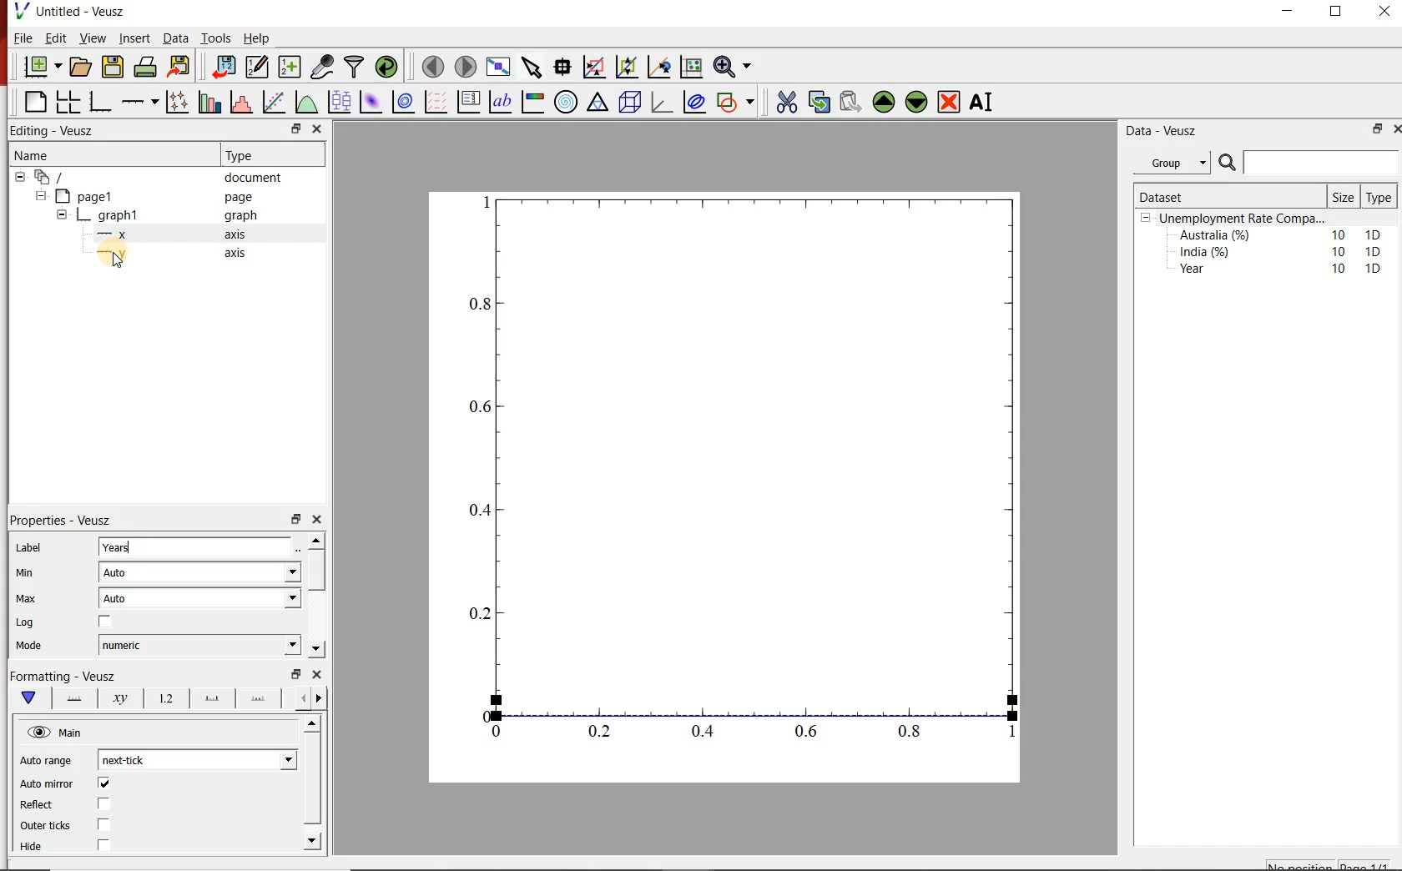 This screenshot has height=871, width=1402. Describe the element at coordinates (113, 66) in the screenshot. I see `save document` at that location.